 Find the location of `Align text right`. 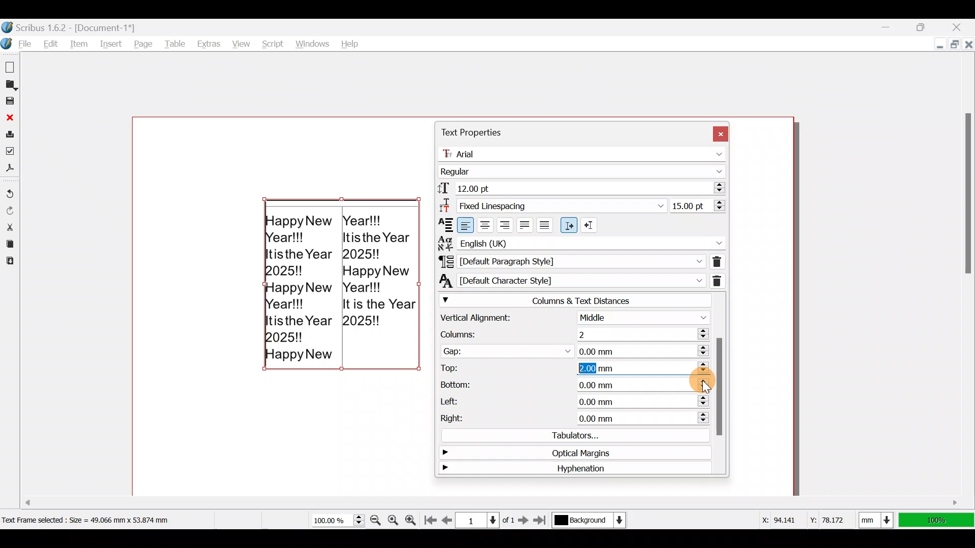

Align text right is located at coordinates (506, 223).